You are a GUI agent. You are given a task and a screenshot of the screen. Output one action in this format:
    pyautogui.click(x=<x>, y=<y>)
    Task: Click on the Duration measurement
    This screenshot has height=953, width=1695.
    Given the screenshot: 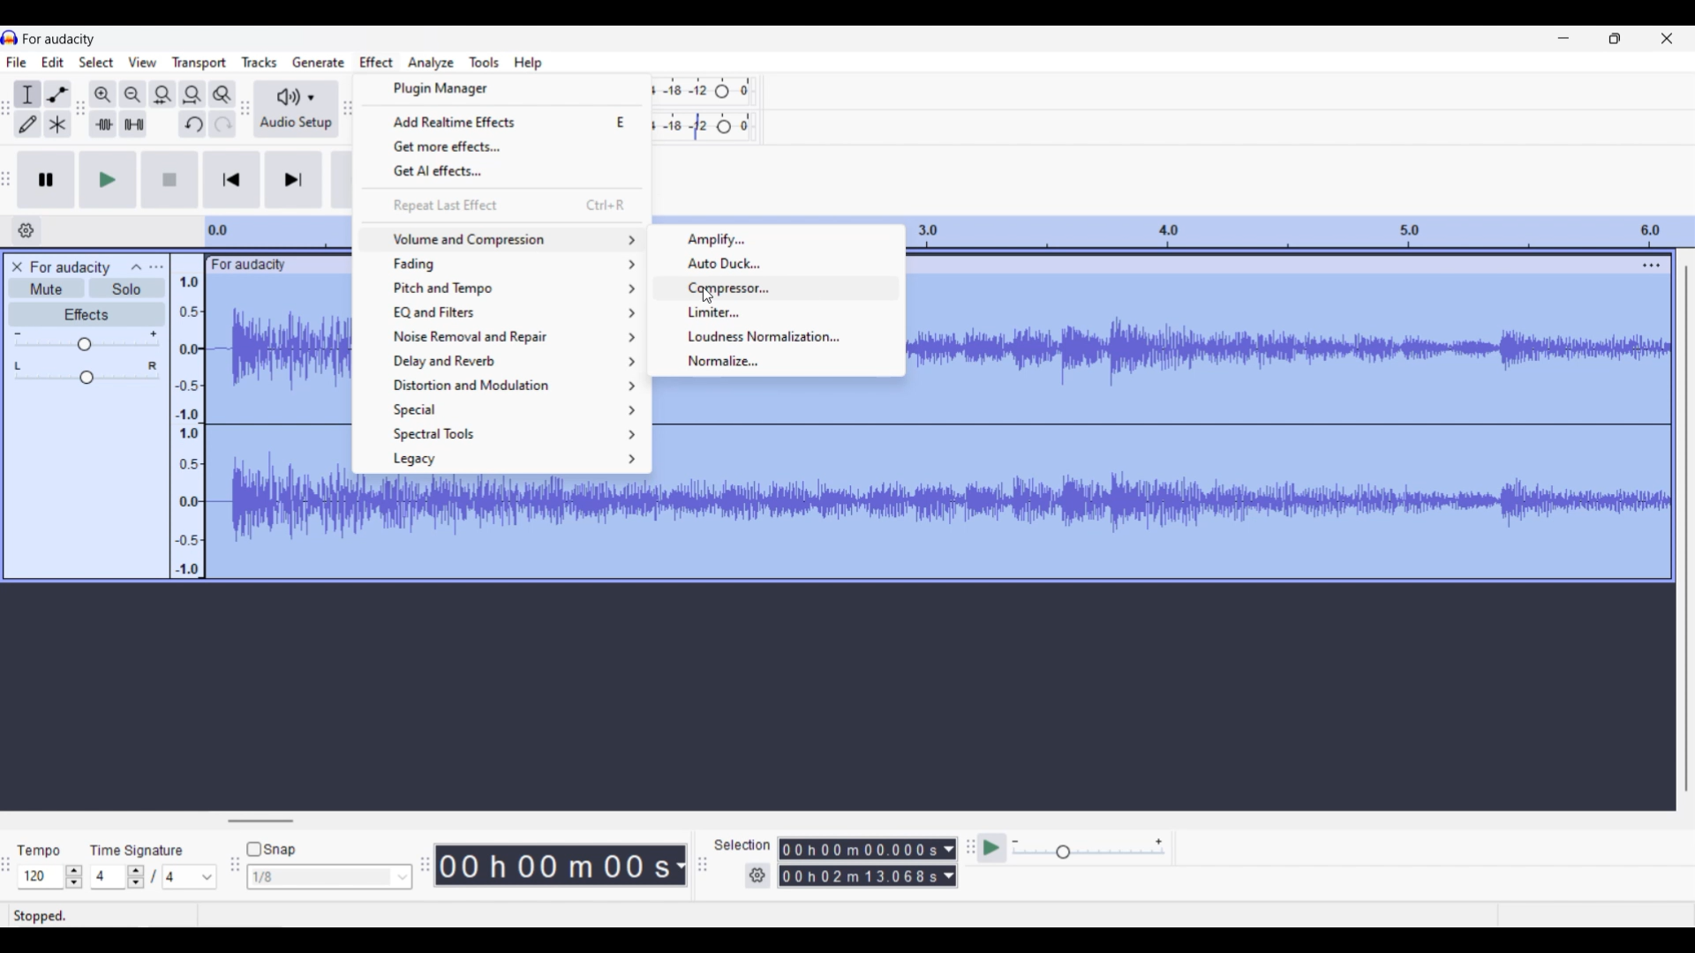 What is the action you would take?
    pyautogui.click(x=949, y=862)
    